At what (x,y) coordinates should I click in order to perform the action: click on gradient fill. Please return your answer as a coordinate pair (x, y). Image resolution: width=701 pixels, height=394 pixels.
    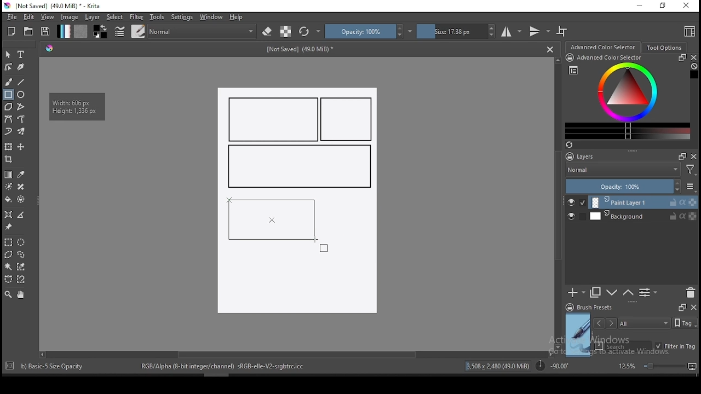
    Looking at the image, I should click on (64, 31).